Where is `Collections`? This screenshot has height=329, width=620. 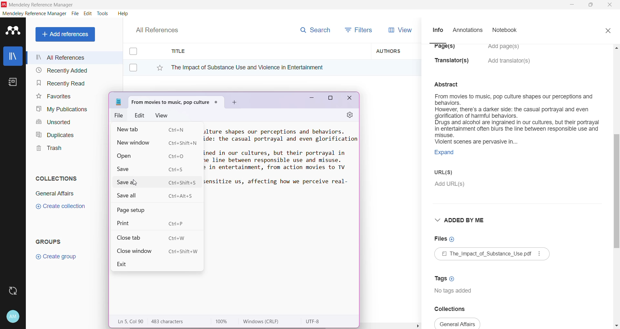
Collections is located at coordinates (55, 177).